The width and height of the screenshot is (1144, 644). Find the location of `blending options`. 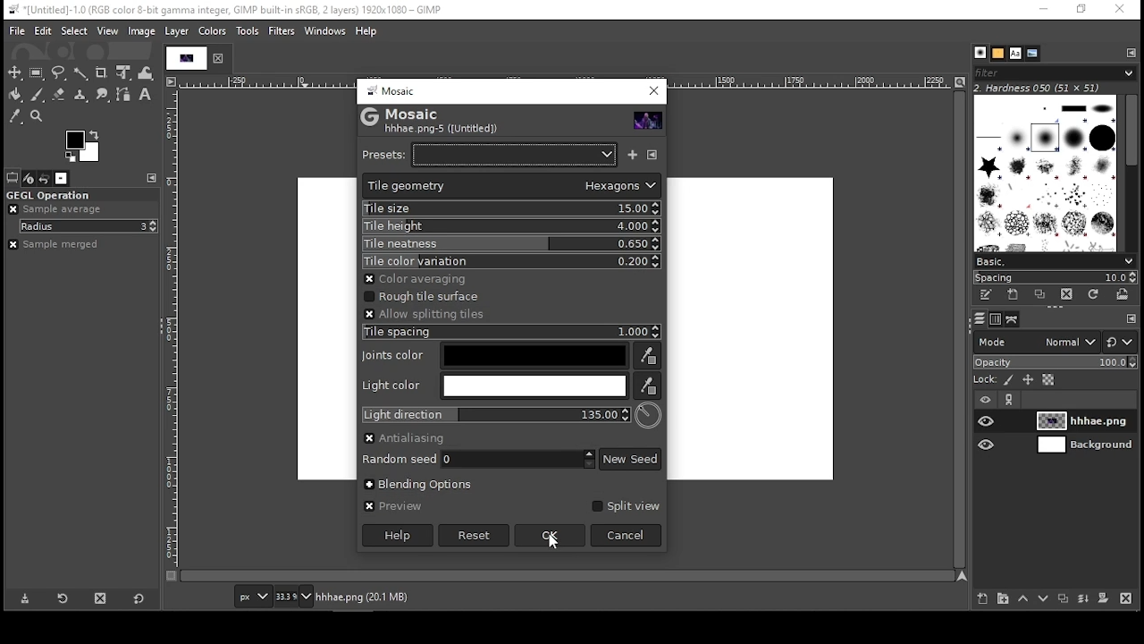

blending options is located at coordinates (422, 485).